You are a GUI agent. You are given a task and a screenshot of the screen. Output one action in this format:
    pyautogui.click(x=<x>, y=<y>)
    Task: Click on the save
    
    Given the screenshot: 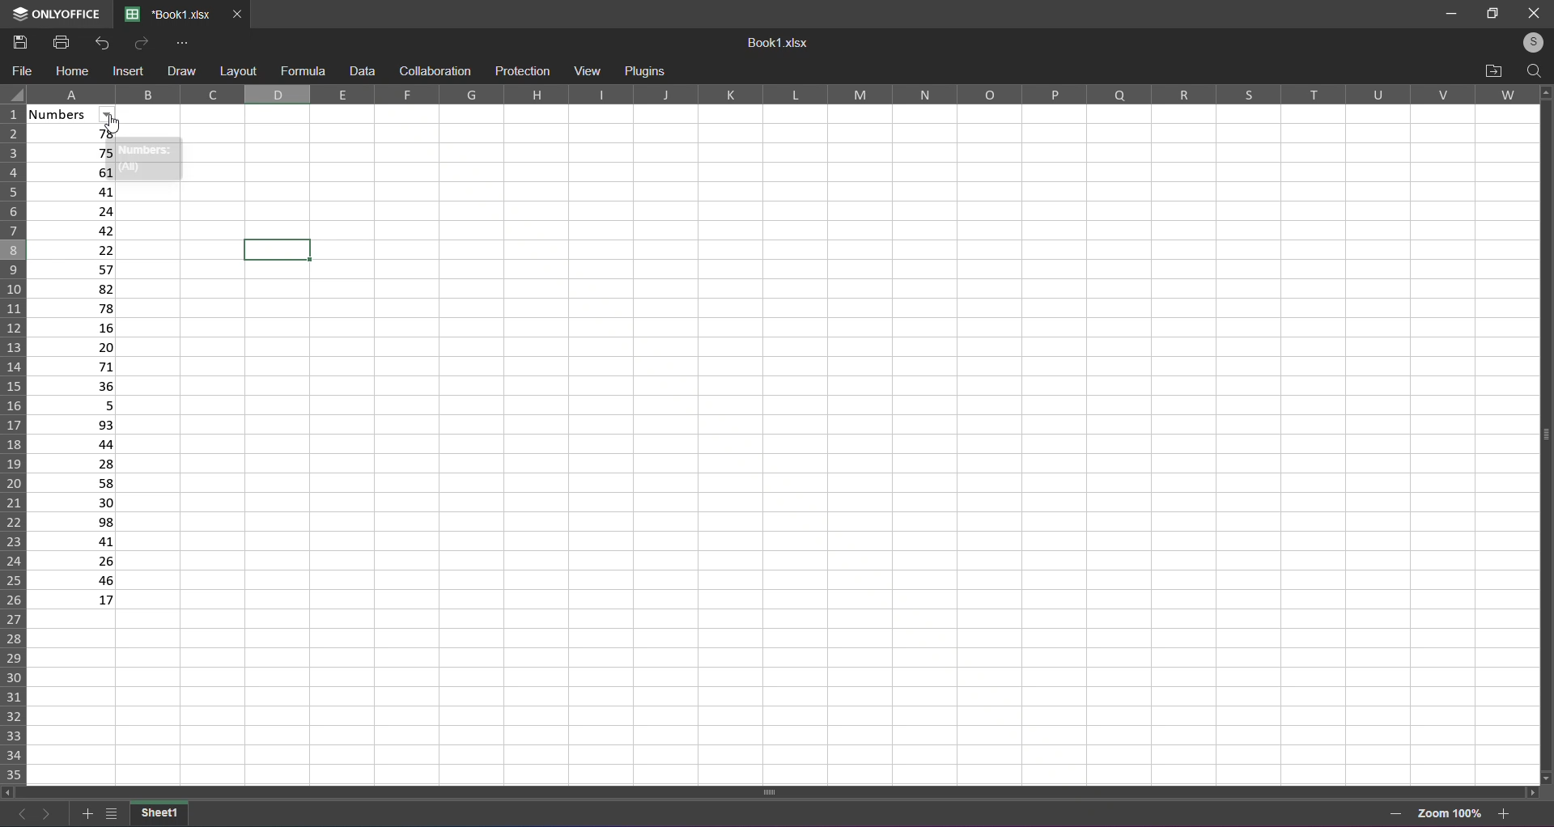 What is the action you would take?
    pyautogui.click(x=19, y=41)
    